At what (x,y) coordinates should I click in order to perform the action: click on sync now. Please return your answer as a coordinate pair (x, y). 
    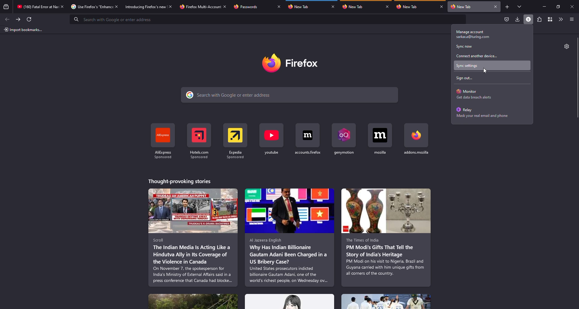
    Looking at the image, I should click on (493, 46).